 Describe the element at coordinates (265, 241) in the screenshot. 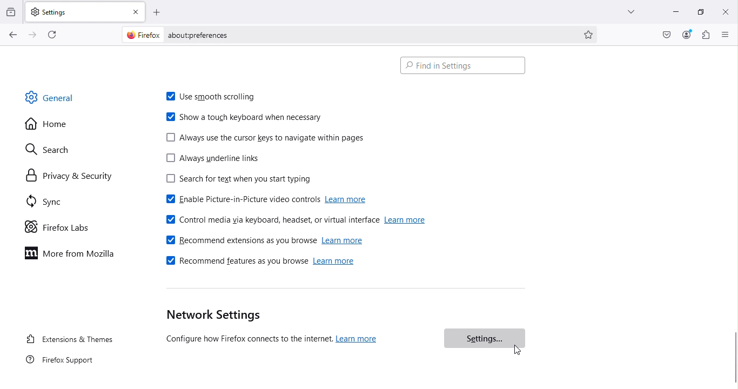

I see `Recommend extensions as you browse` at that location.